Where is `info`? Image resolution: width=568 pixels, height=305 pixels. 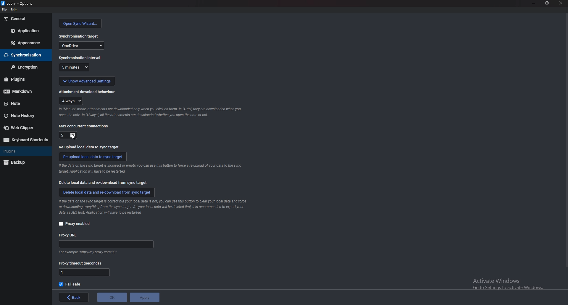 info is located at coordinates (151, 112).